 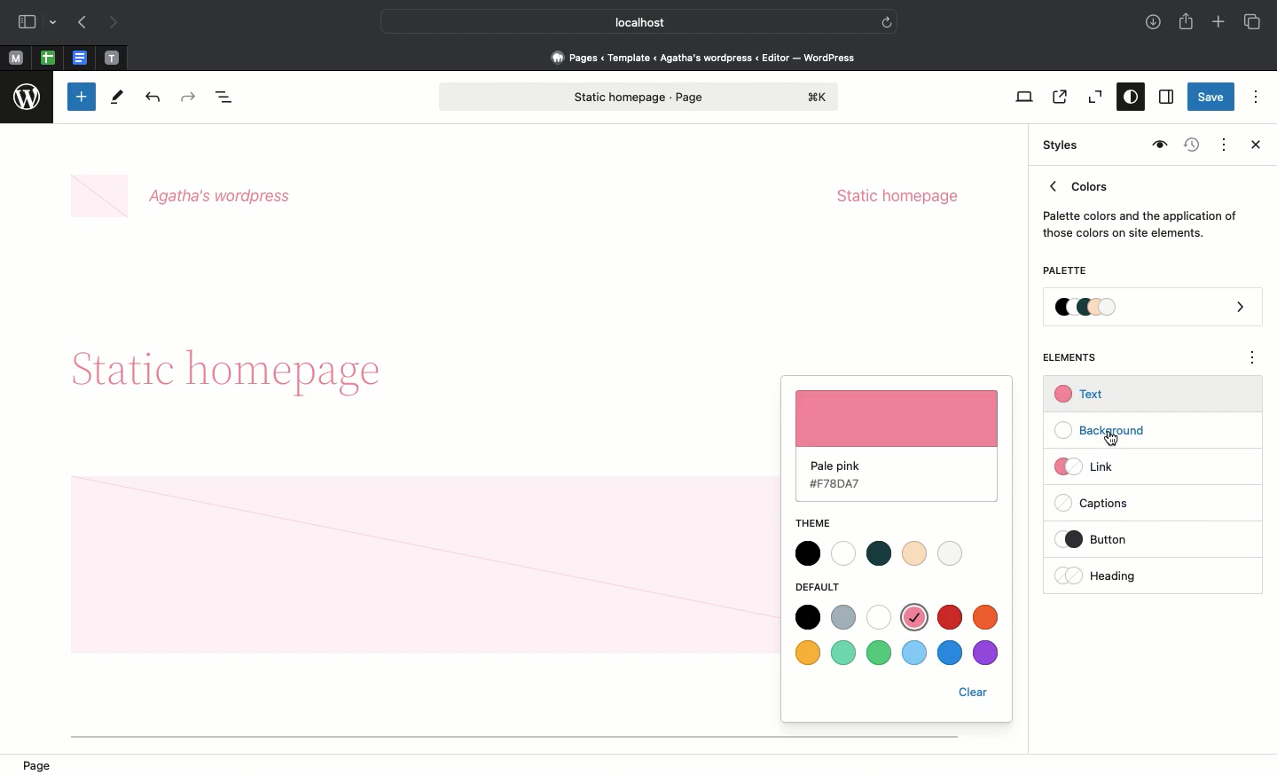 I want to click on Foreground color changed, so click(x=897, y=448).